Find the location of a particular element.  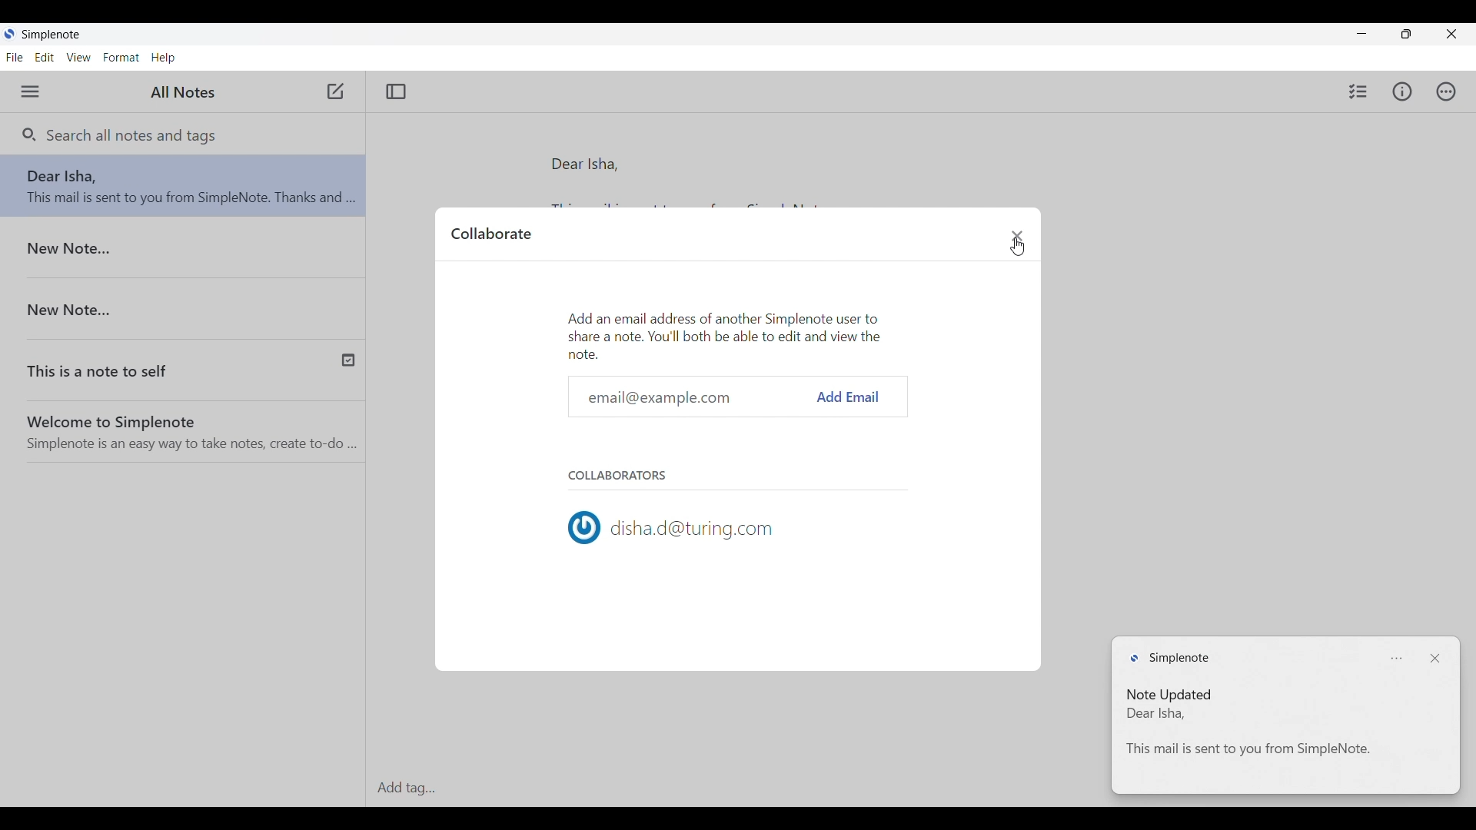

Close  is located at coordinates (1438, 658).